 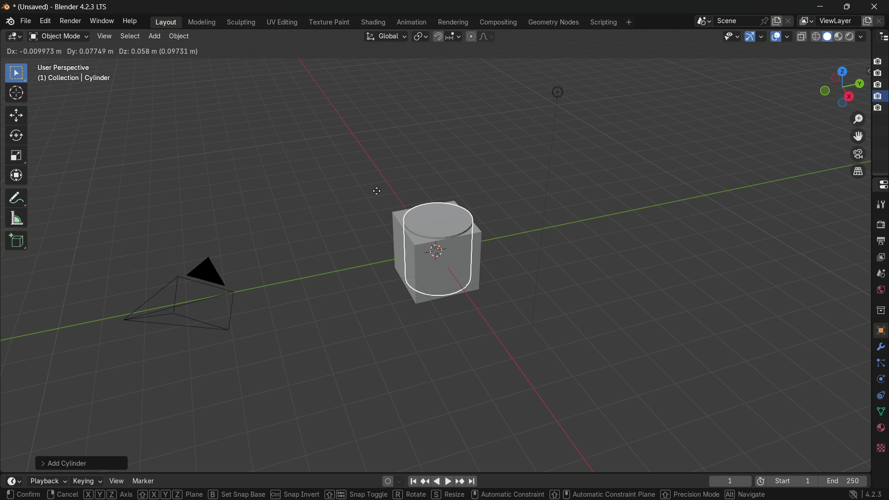 I want to click on show gizmo, so click(x=749, y=36).